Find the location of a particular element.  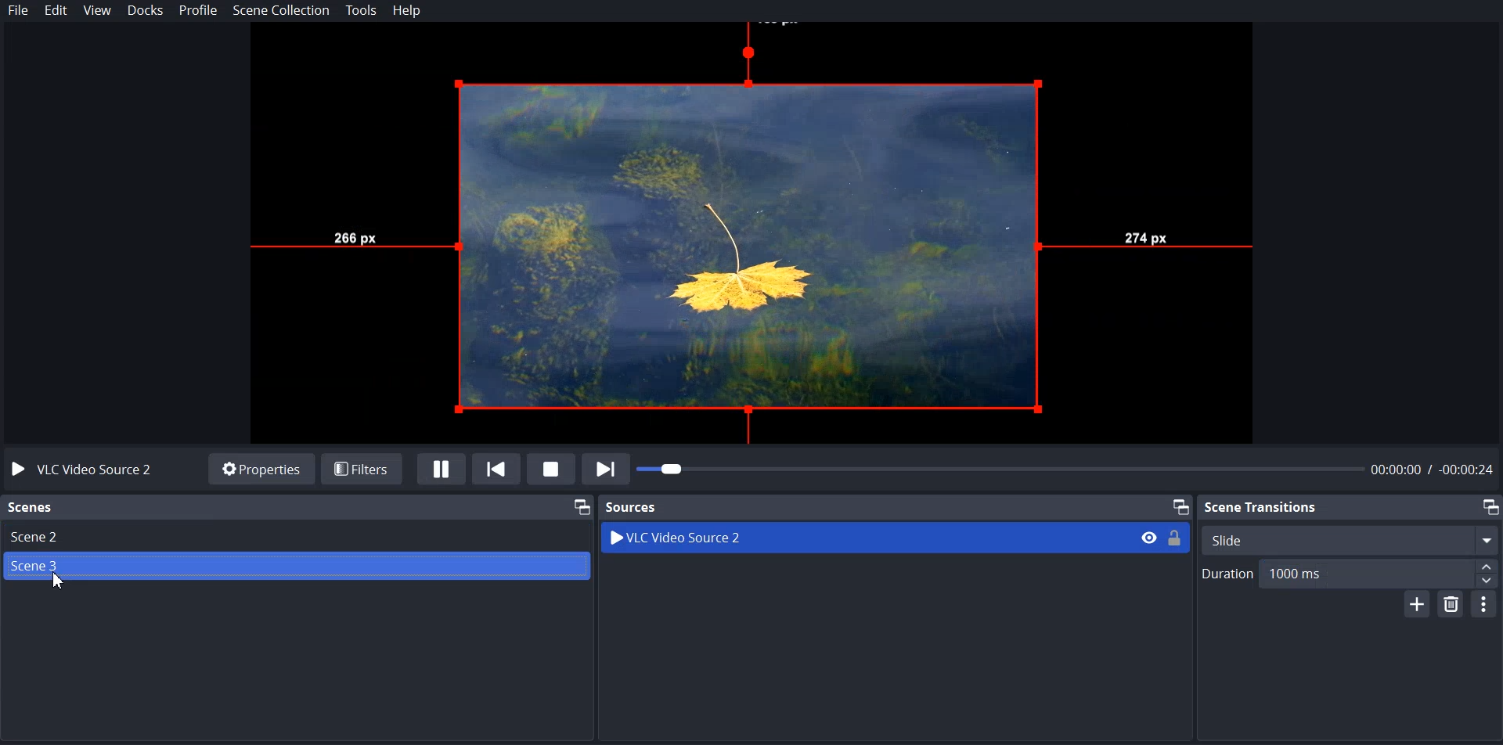

Text 1 is located at coordinates (297, 507).